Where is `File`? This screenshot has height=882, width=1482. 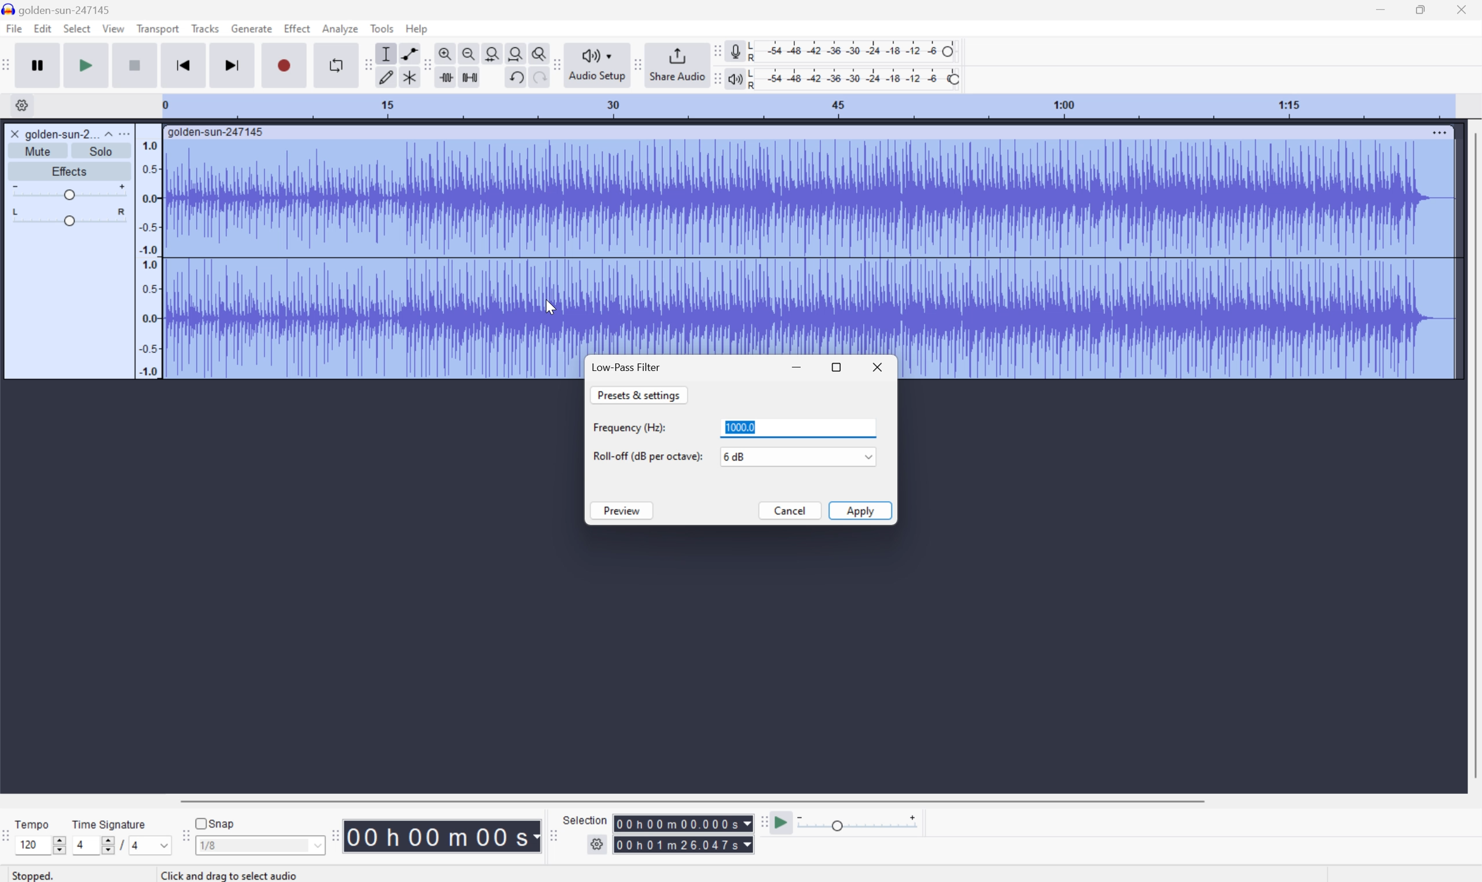 File is located at coordinates (13, 28).